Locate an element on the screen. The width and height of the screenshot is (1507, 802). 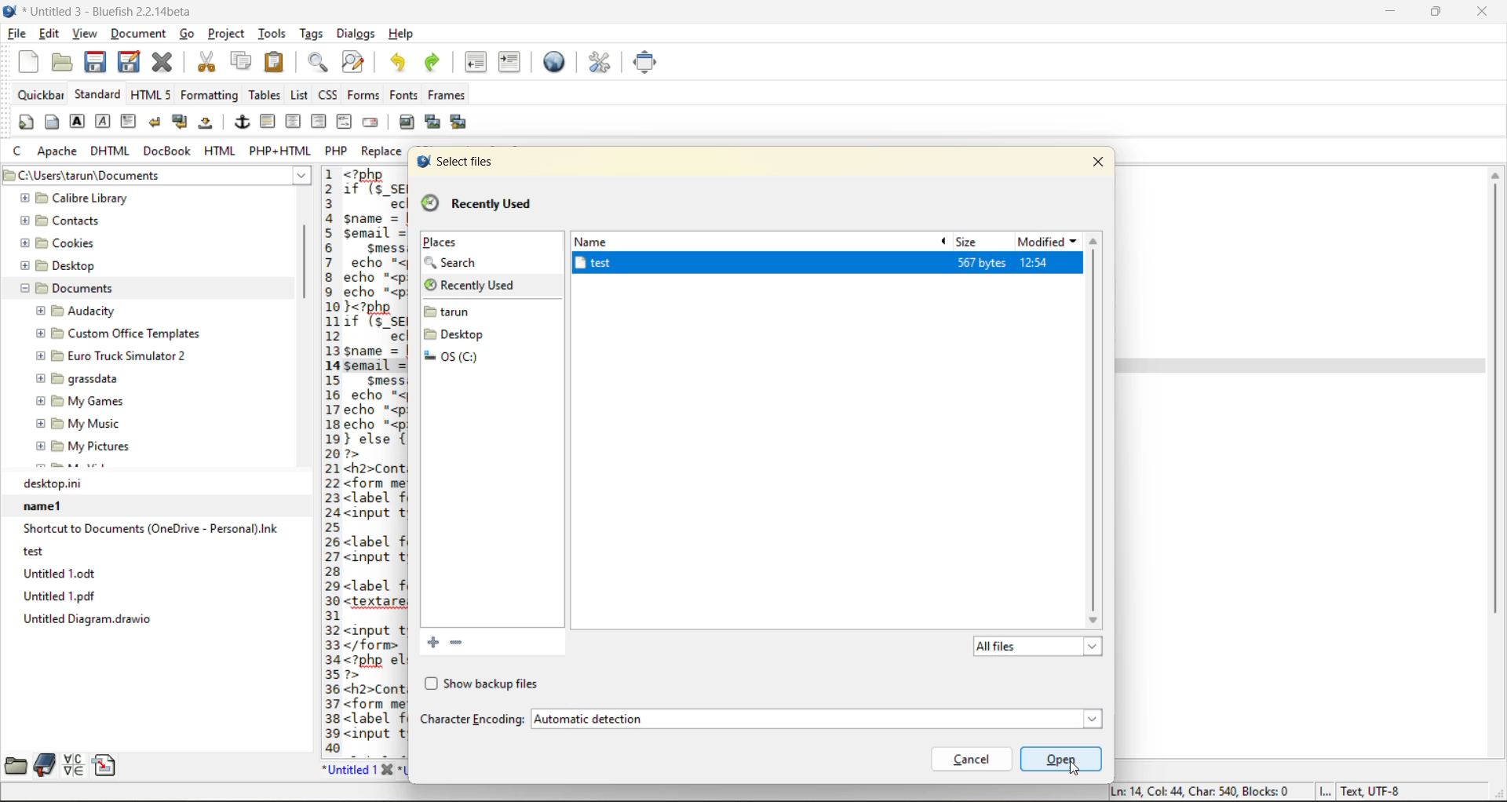
select files is located at coordinates (453, 161).